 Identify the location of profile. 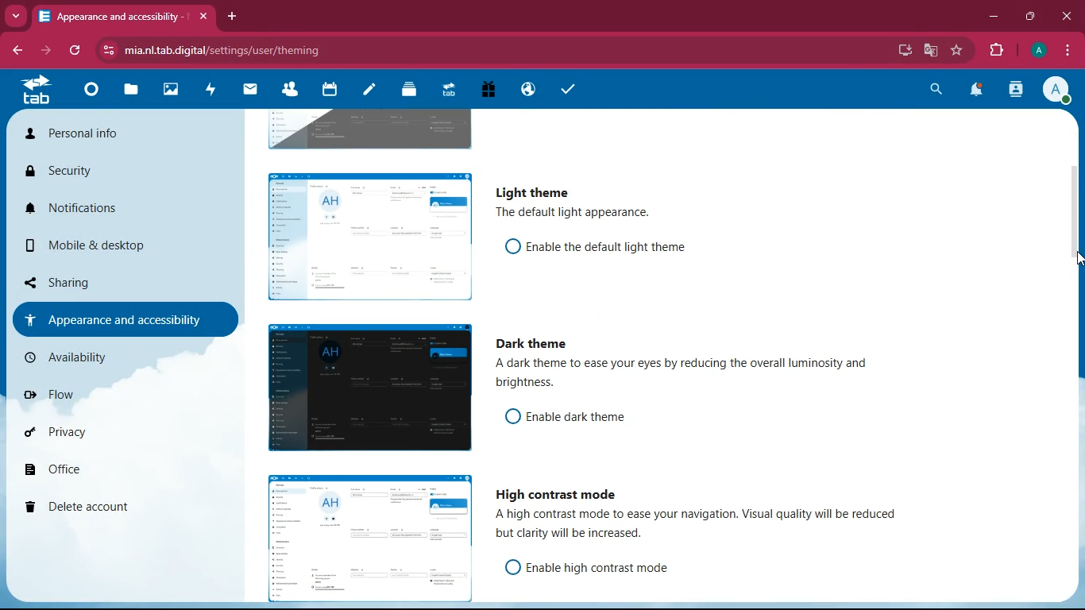
(1041, 51).